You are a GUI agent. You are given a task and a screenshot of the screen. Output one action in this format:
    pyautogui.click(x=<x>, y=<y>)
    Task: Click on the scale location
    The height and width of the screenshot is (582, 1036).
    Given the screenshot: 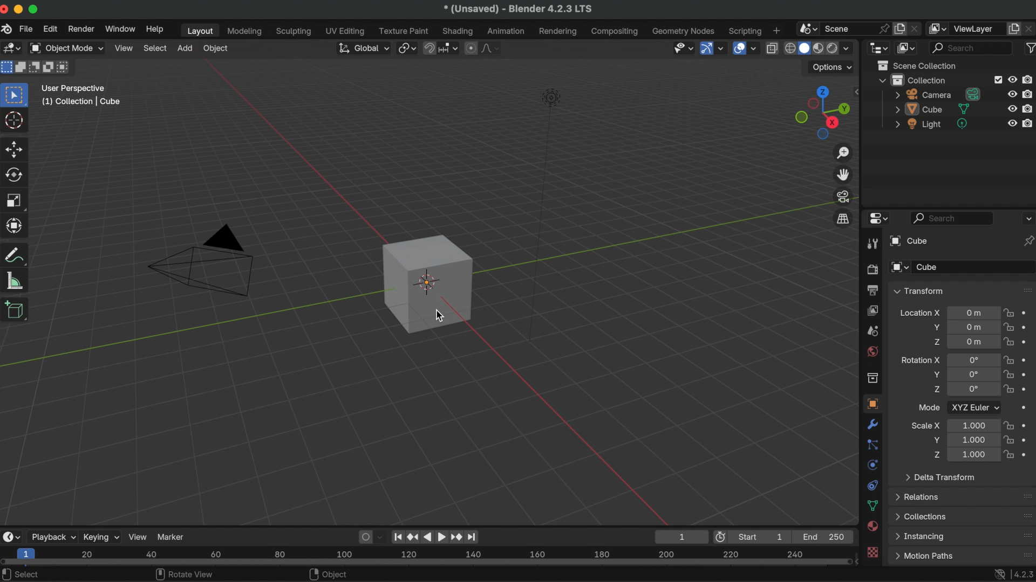 What is the action you would take?
    pyautogui.click(x=971, y=439)
    